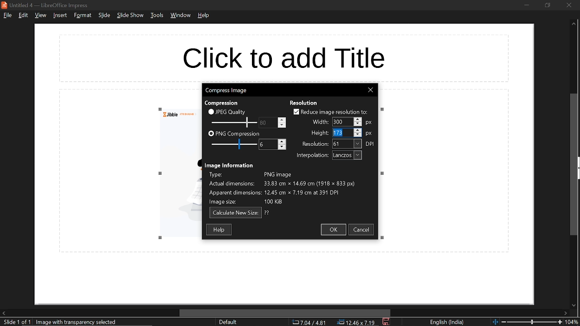 The height and width of the screenshot is (326, 580). I want to click on close, so click(570, 5).